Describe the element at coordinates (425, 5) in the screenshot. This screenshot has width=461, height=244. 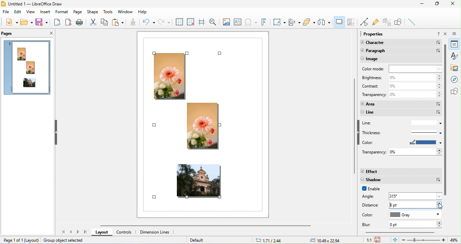
I see `minimize` at that location.